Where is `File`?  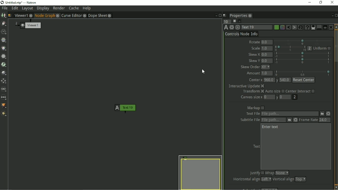 File is located at coordinates (5, 8).